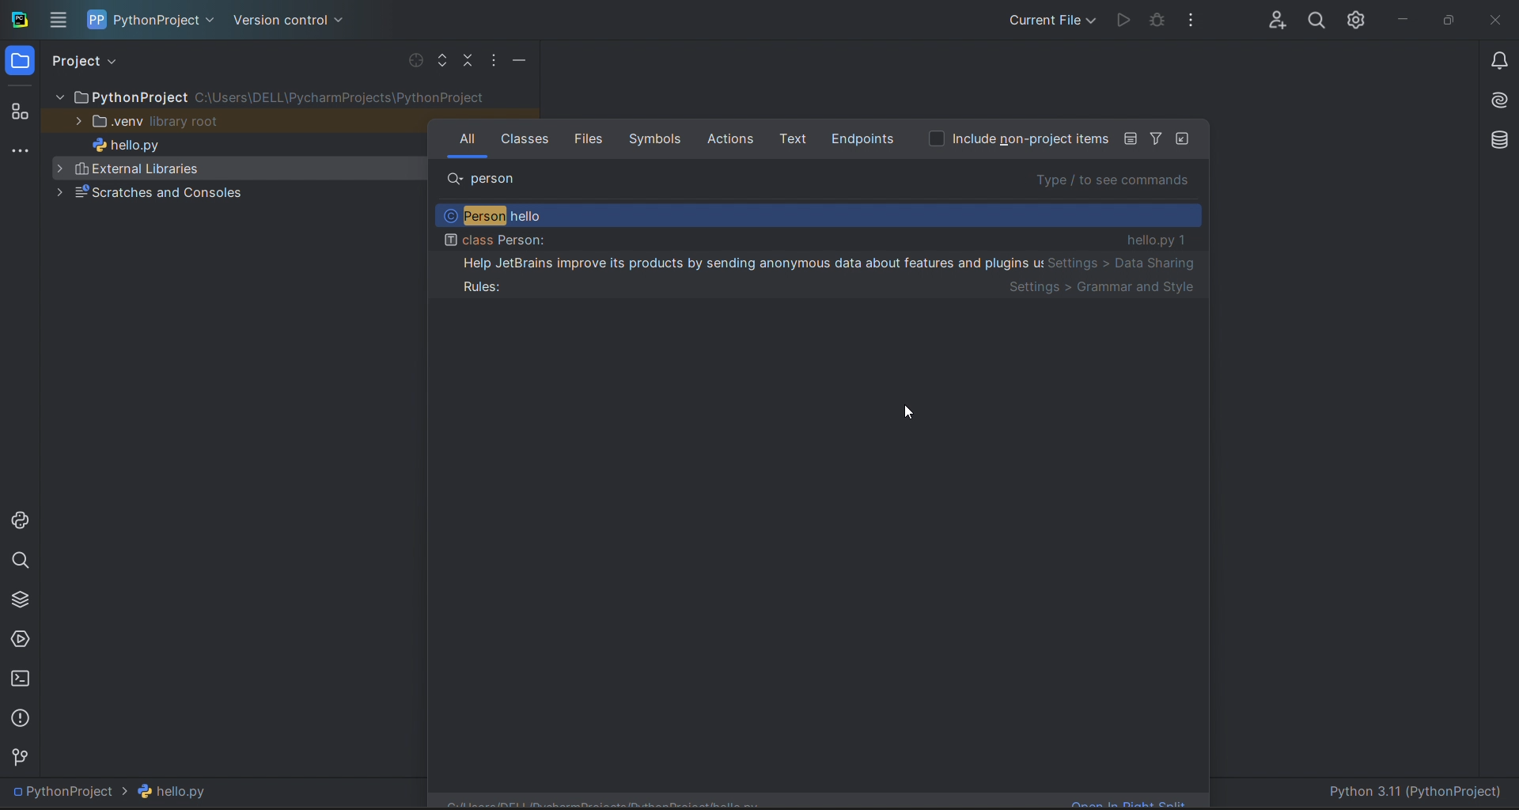 The width and height of the screenshot is (1519, 810). What do you see at coordinates (1184, 138) in the screenshot?
I see `icon` at bounding box center [1184, 138].